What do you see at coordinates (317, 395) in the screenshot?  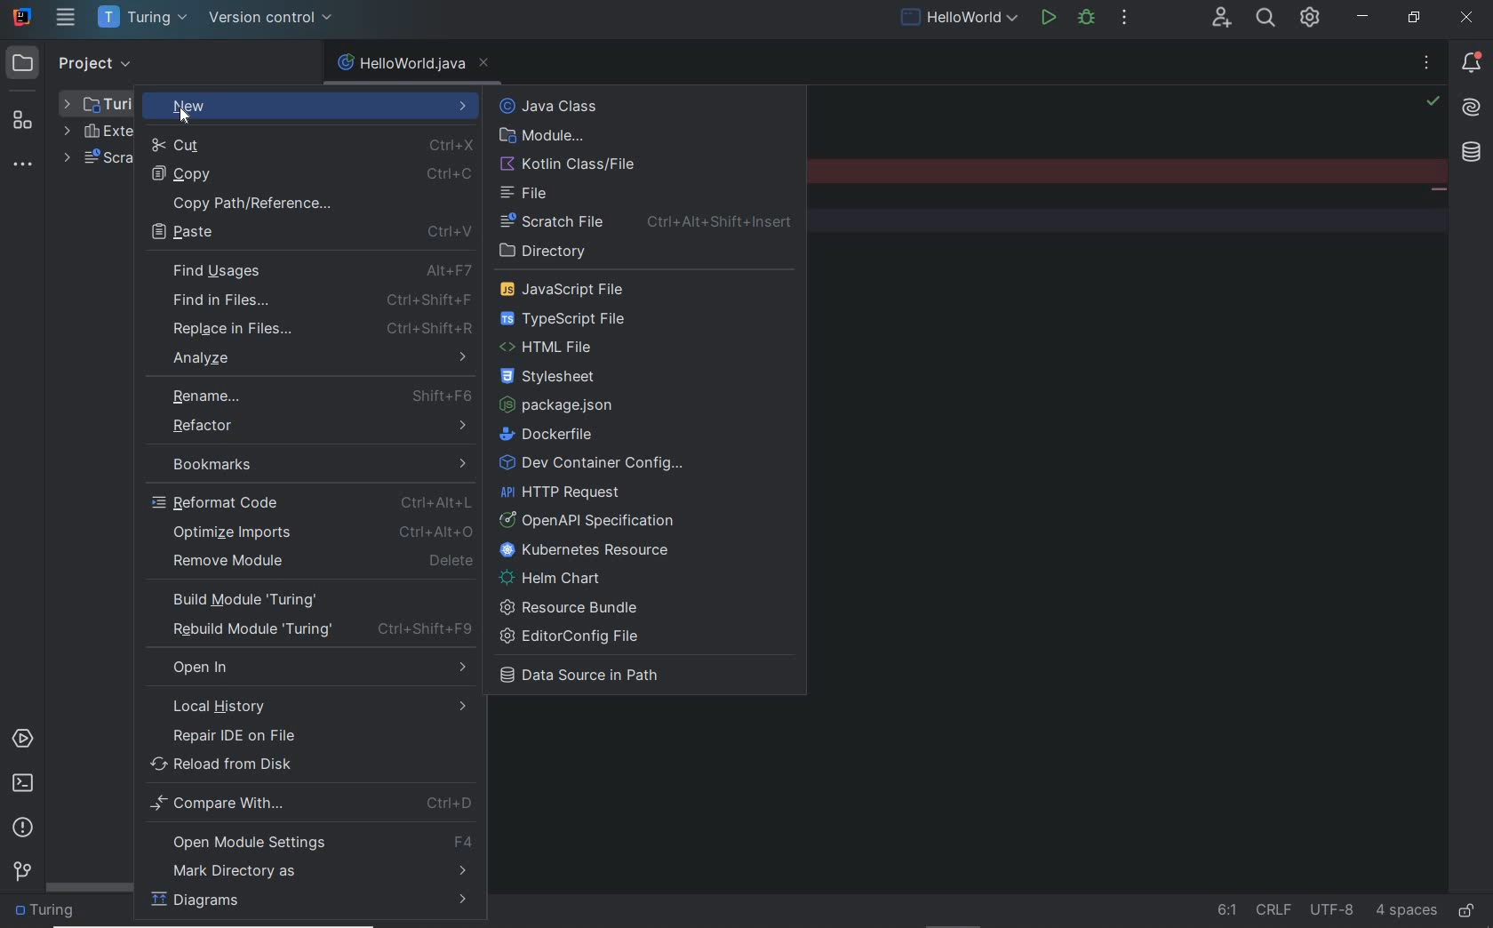 I see `rename` at bounding box center [317, 395].